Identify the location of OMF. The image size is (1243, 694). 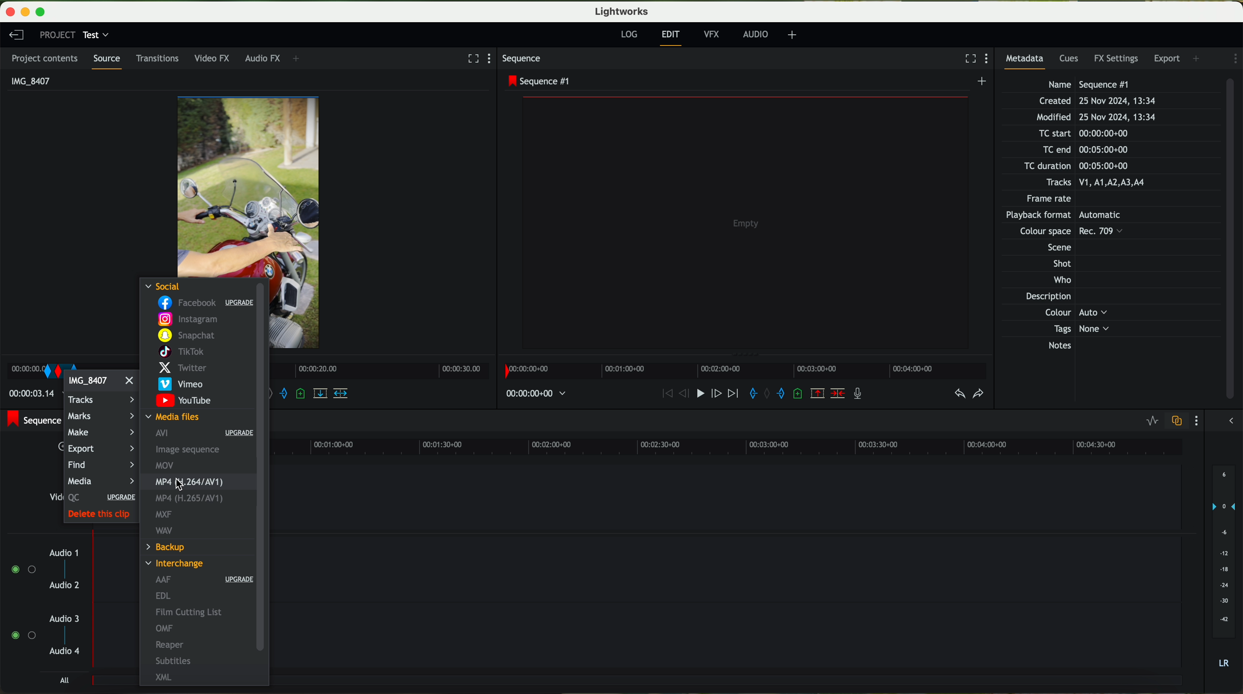
(165, 628).